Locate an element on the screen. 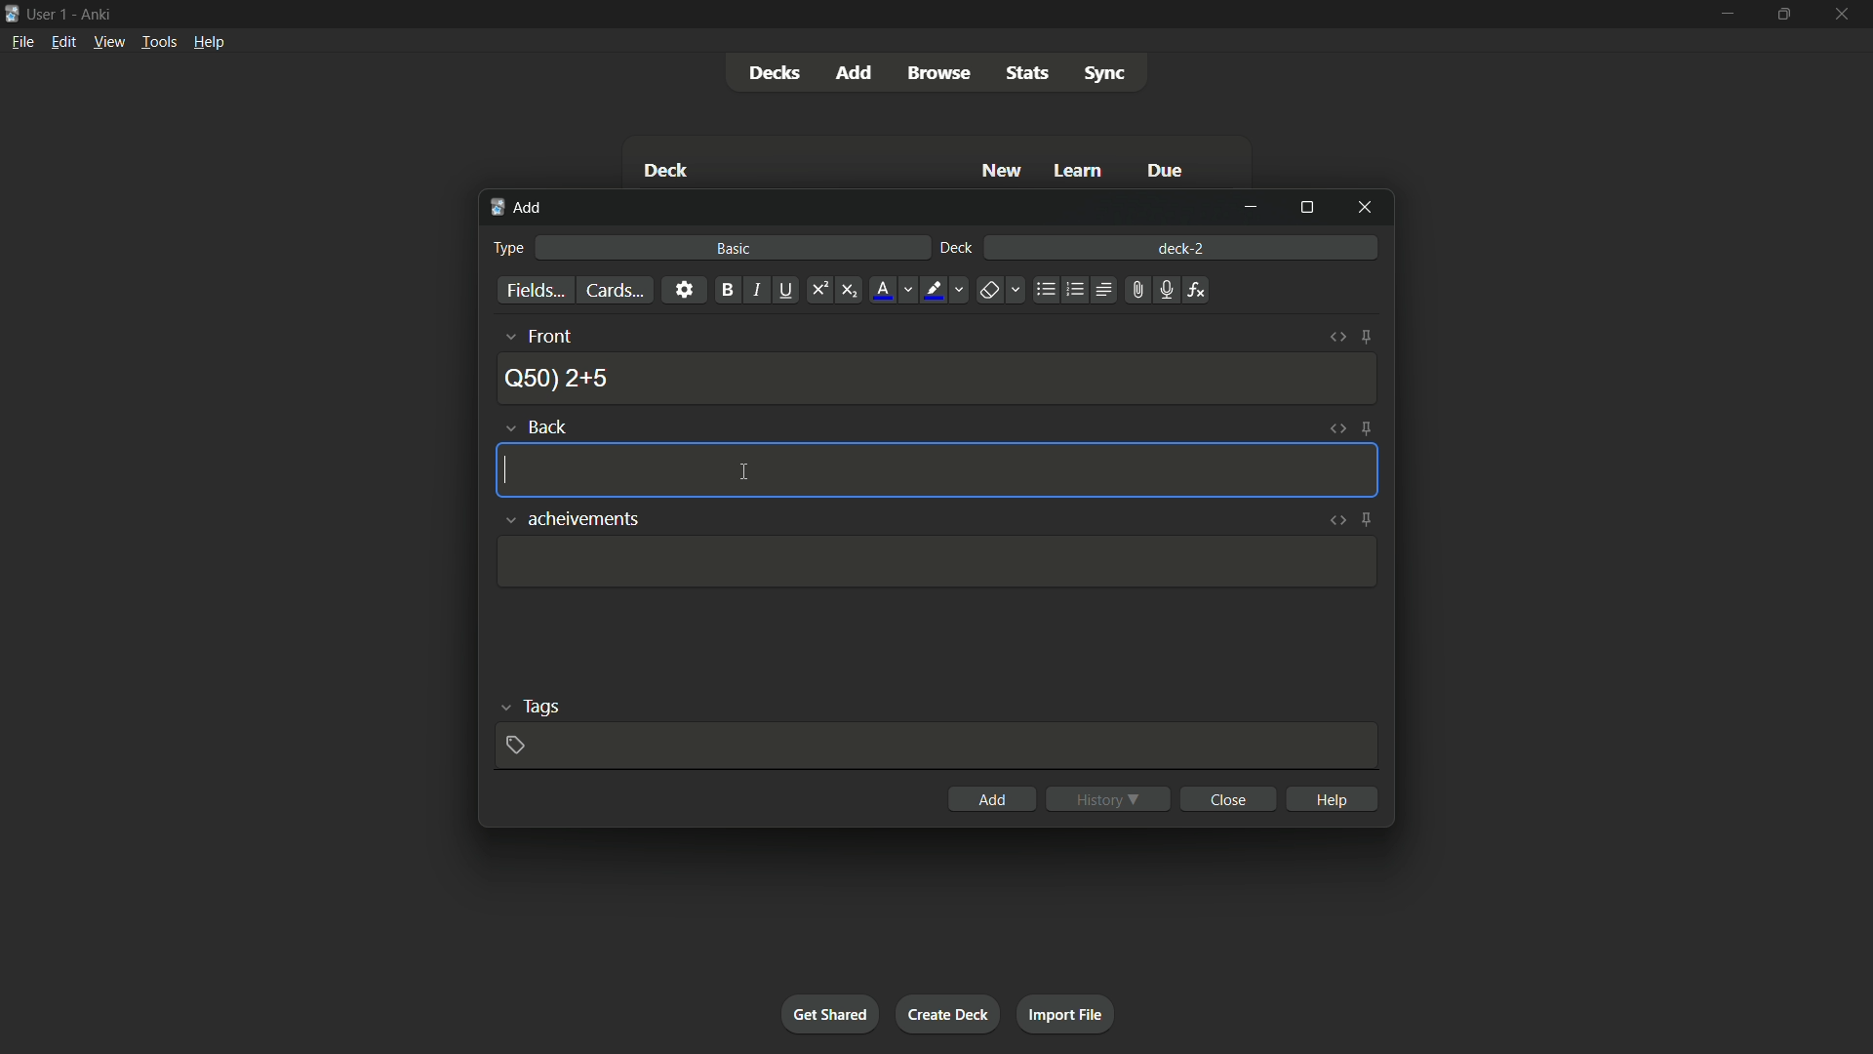 The height and width of the screenshot is (1054, 1873). create deck is located at coordinates (949, 1013).